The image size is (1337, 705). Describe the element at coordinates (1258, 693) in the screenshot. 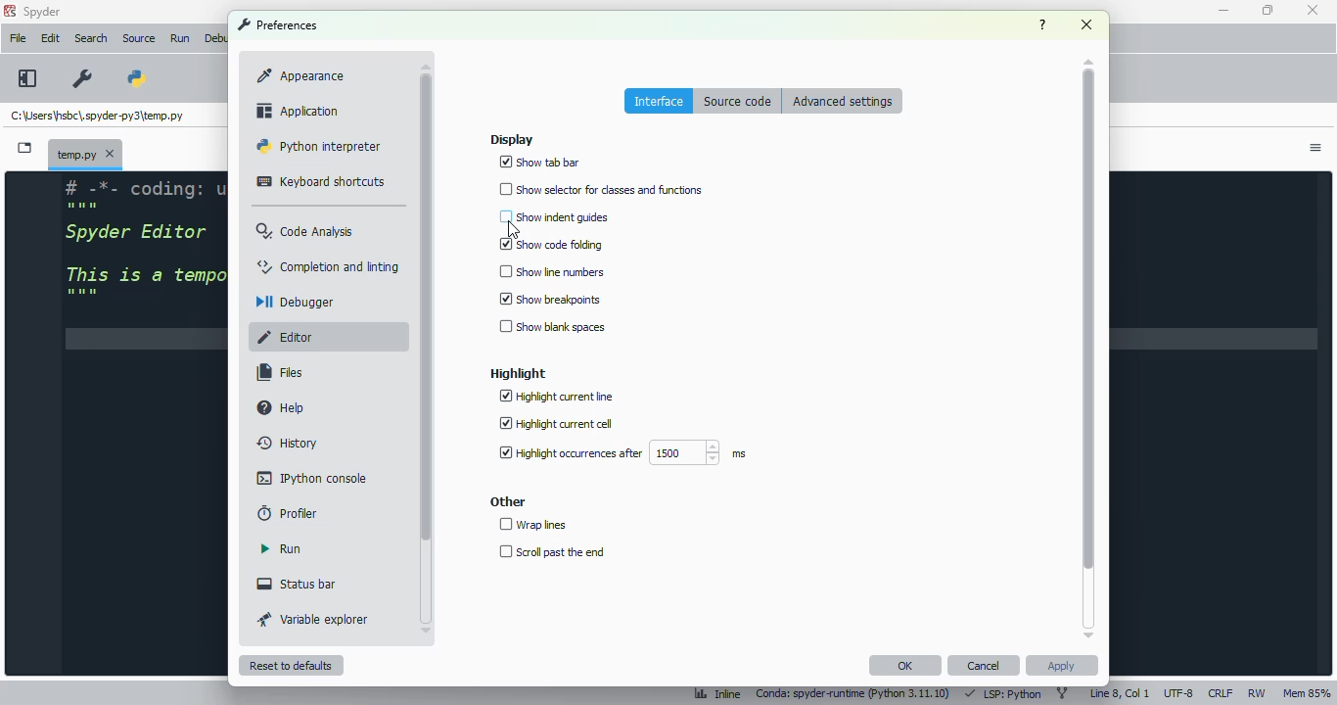

I see `RW` at that location.